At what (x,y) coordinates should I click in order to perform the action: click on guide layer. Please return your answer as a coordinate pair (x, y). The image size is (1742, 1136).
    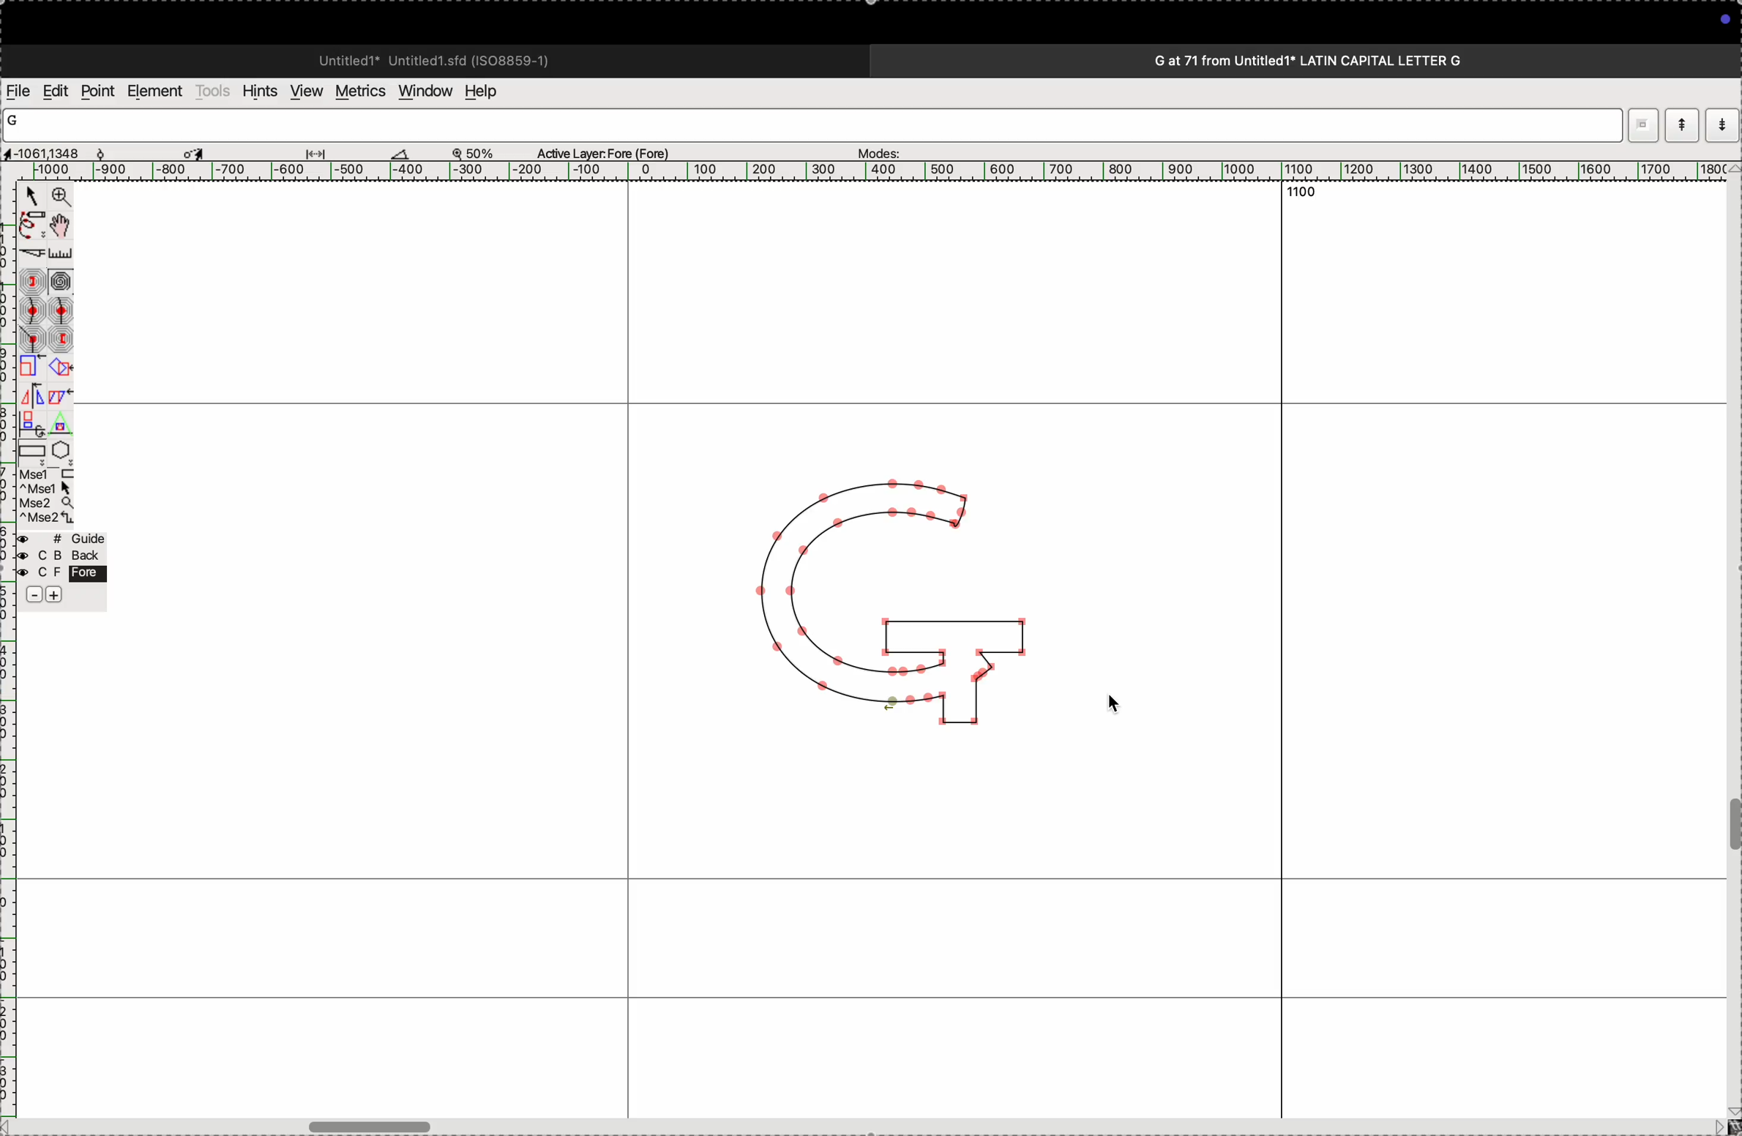
    Looking at the image, I should click on (61, 537).